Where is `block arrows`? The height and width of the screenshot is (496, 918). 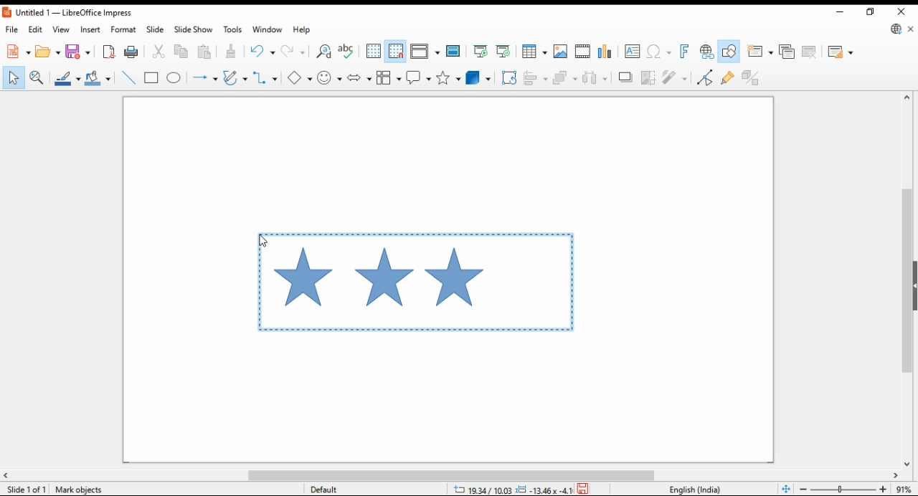
block arrows is located at coordinates (359, 77).